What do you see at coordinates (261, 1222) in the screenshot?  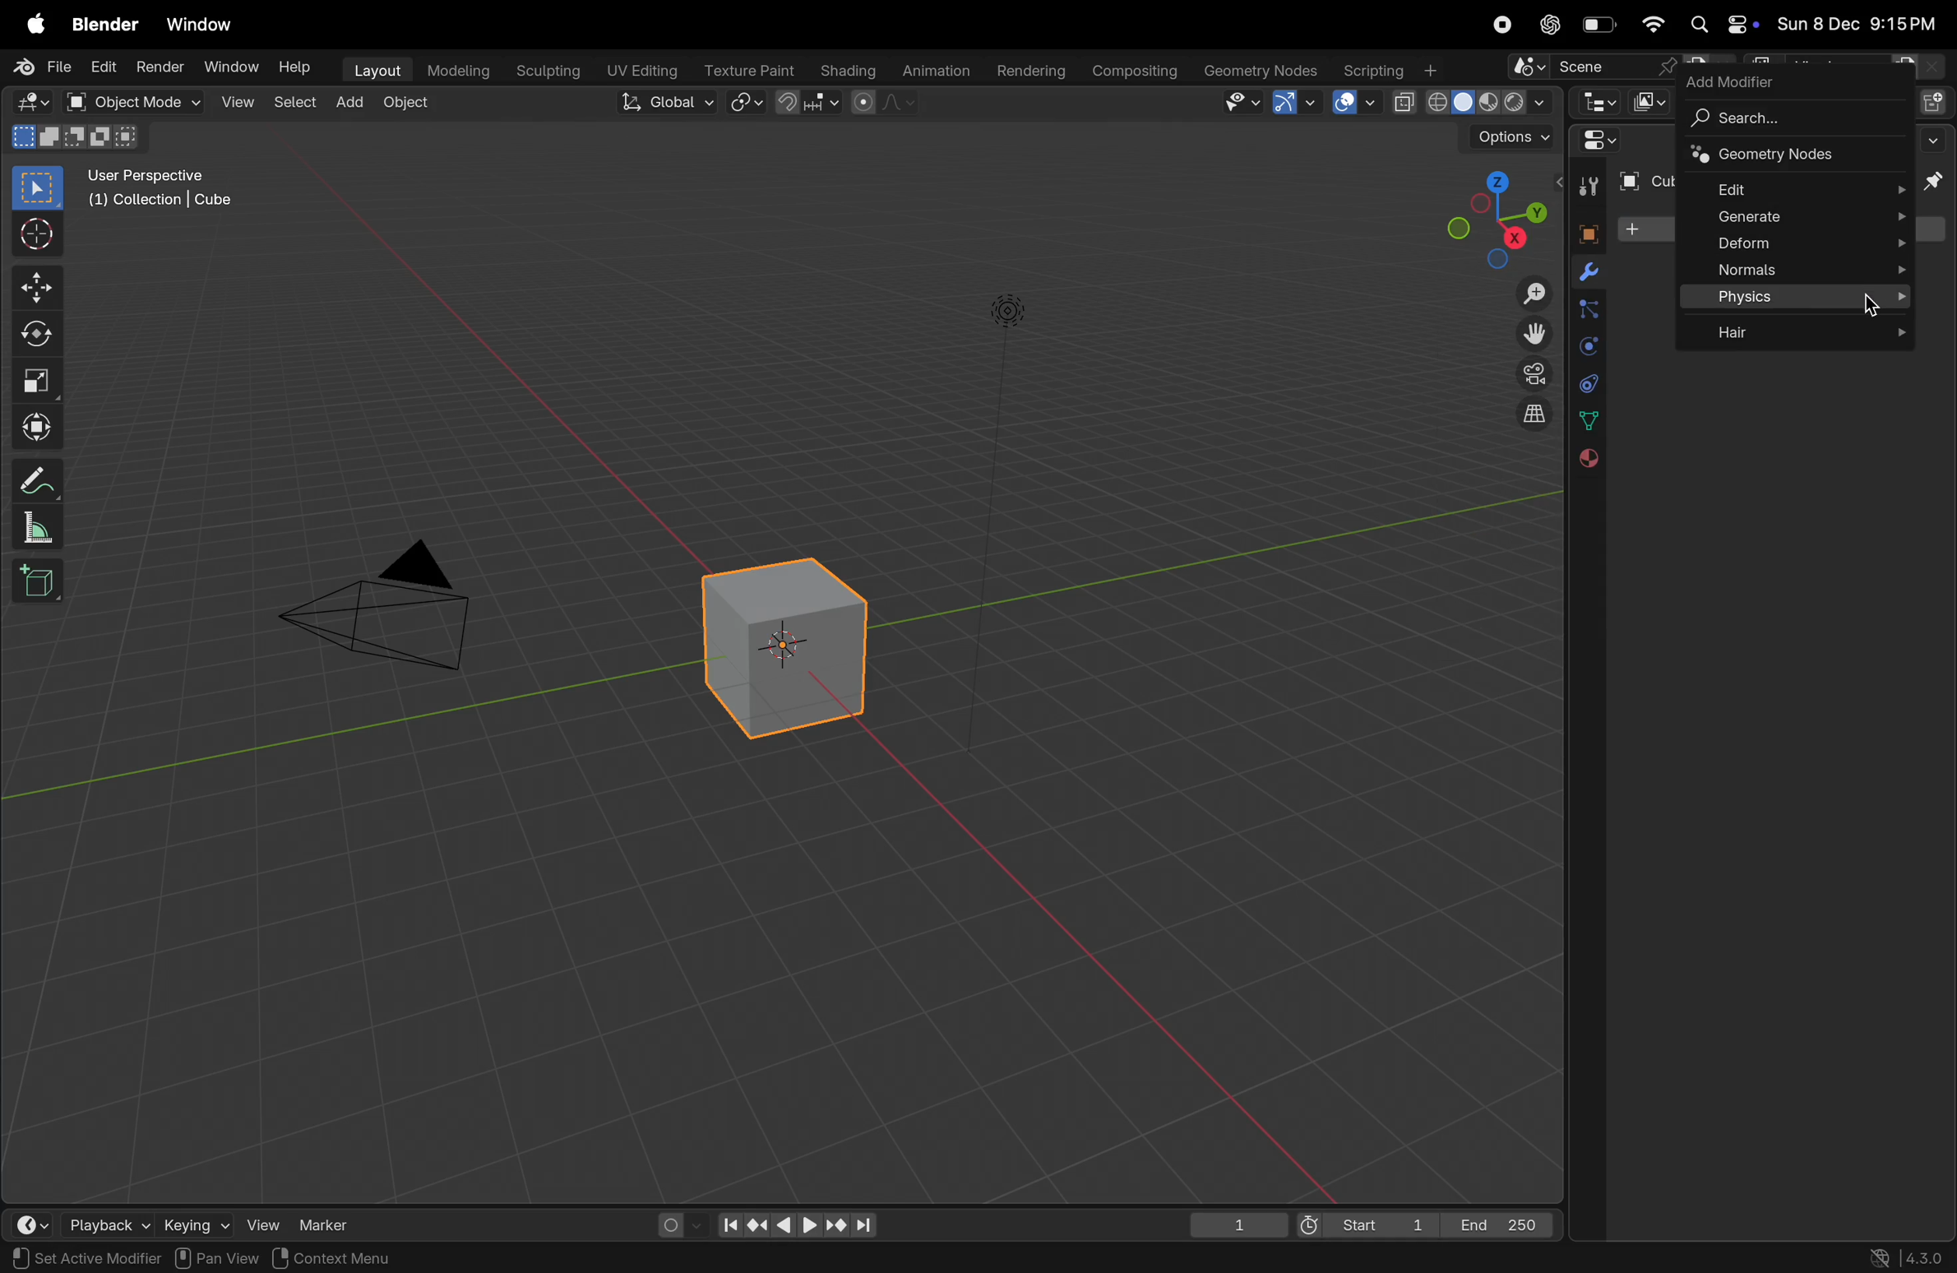 I see `view` at bounding box center [261, 1222].